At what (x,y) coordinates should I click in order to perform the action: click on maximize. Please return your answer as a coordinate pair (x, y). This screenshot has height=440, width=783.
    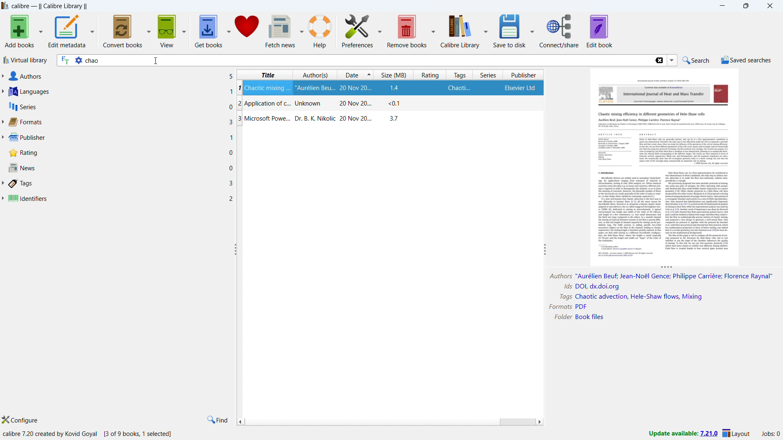
    Looking at the image, I should click on (745, 6).